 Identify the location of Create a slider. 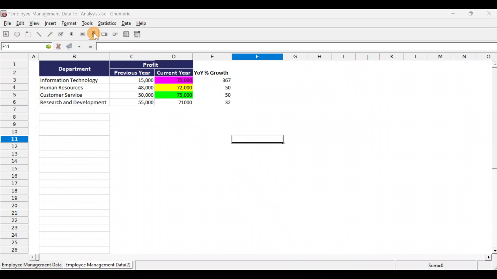
(115, 35).